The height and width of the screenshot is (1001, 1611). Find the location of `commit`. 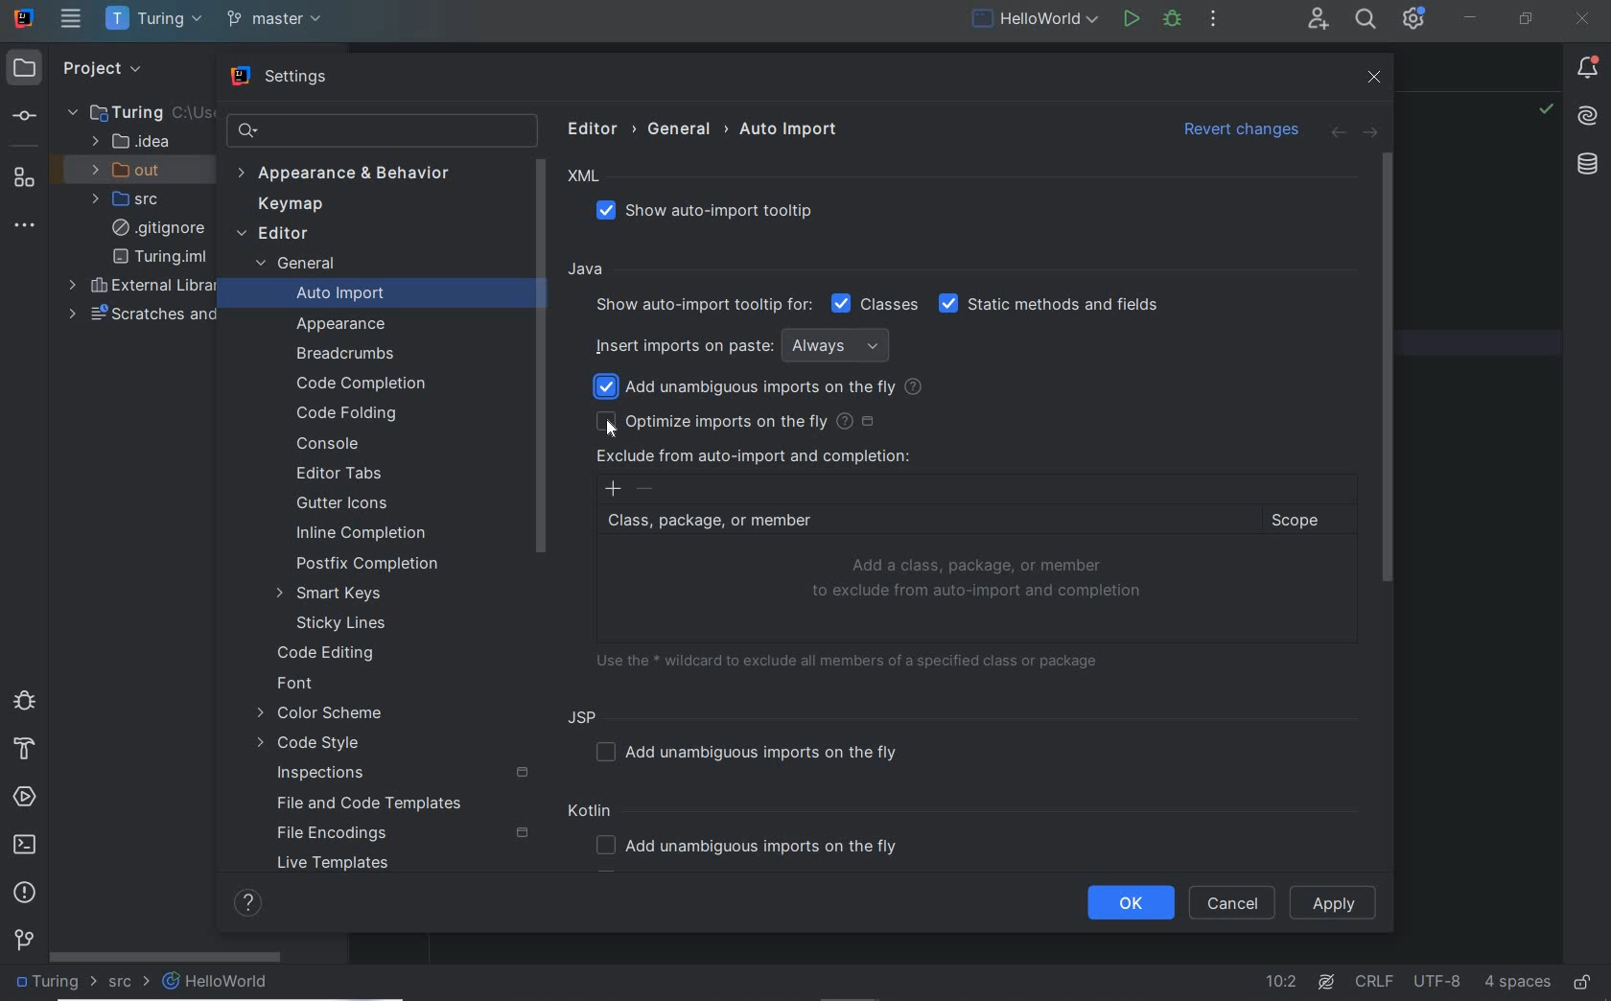

commit is located at coordinates (23, 118).